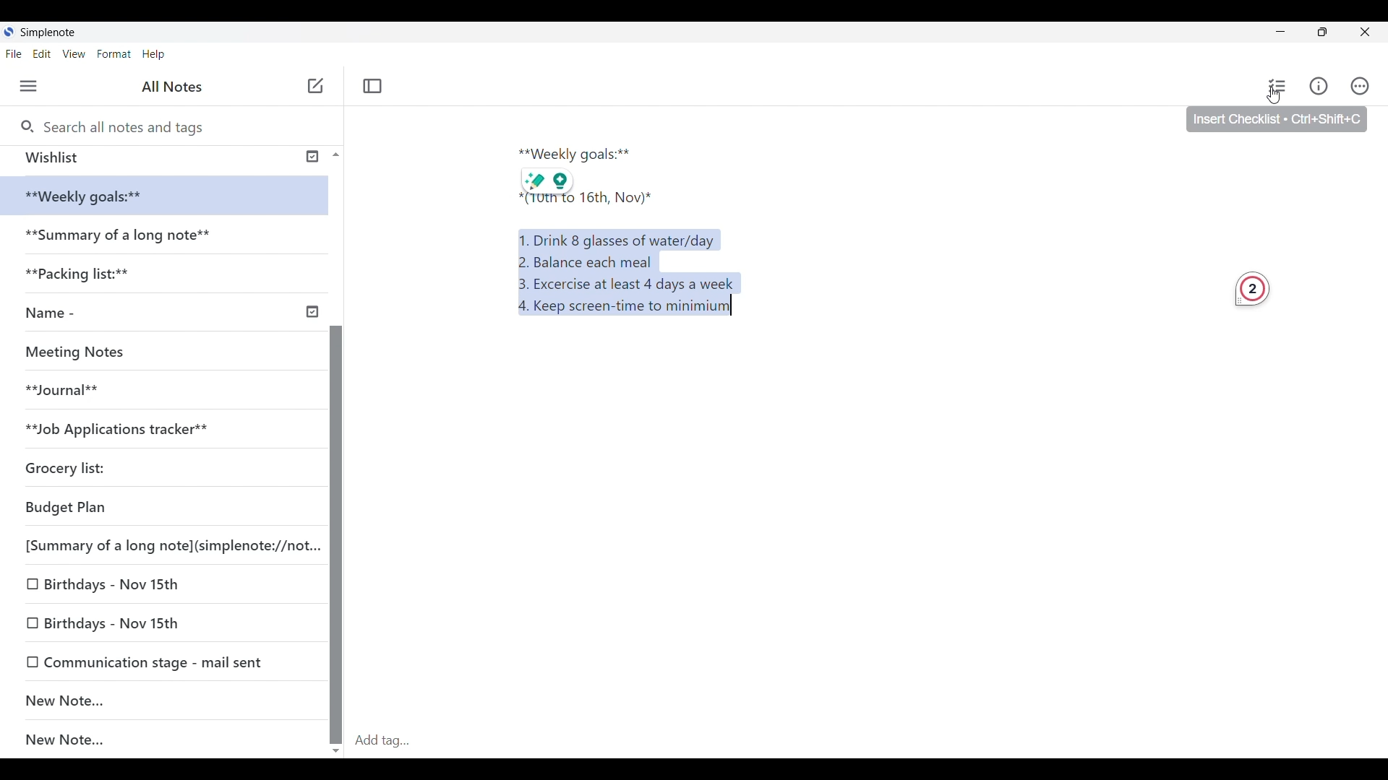 This screenshot has height=780, width=1388. What do you see at coordinates (155, 55) in the screenshot?
I see `Help` at bounding box center [155, 55].